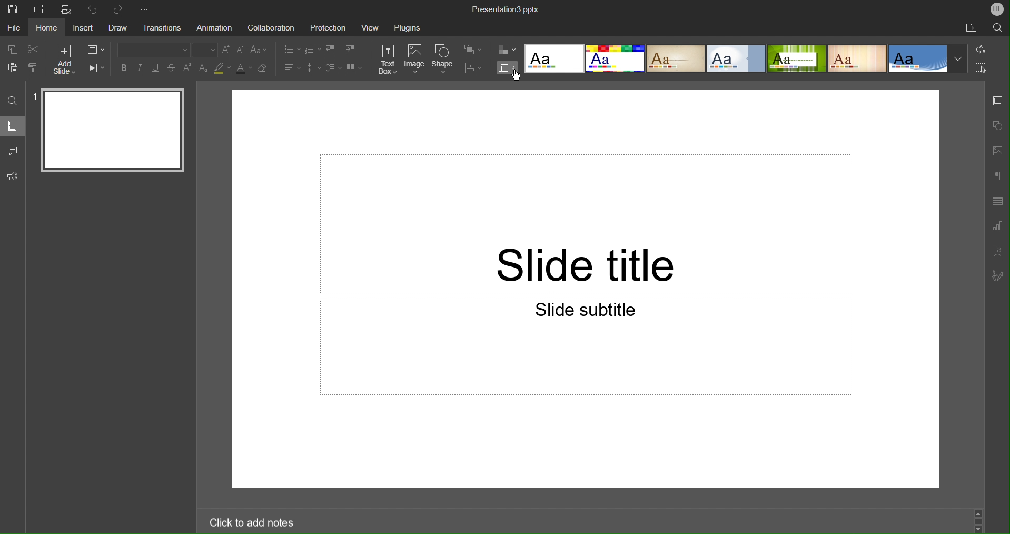 This screenshot has width=1010, height=534. I want to click on Text Art, so click(997, 251).